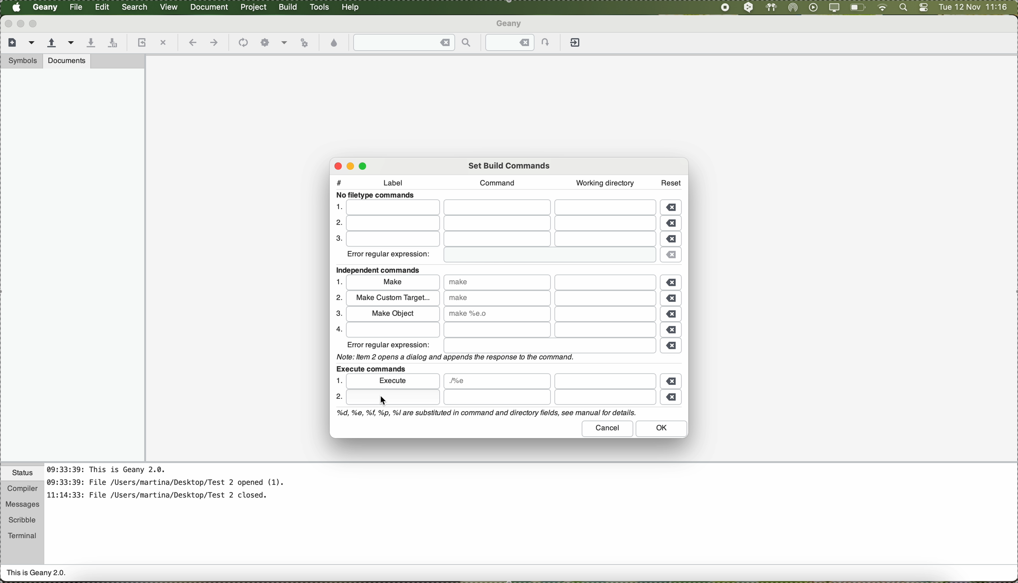 This screenshot has height=583, width=1018. What do you see at coordinates (413, 42) in the screenshot?
I see `find the entered text in the current file` at bounding box center [413, 42].